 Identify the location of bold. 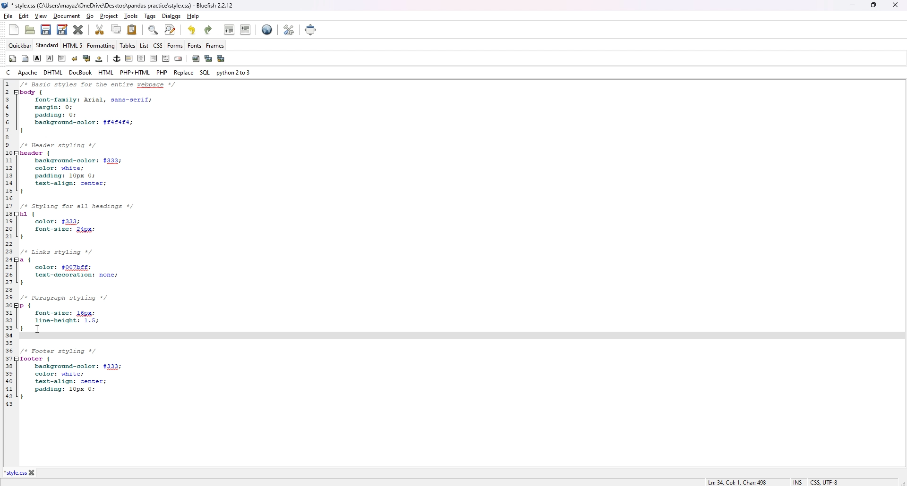
(38, 58).